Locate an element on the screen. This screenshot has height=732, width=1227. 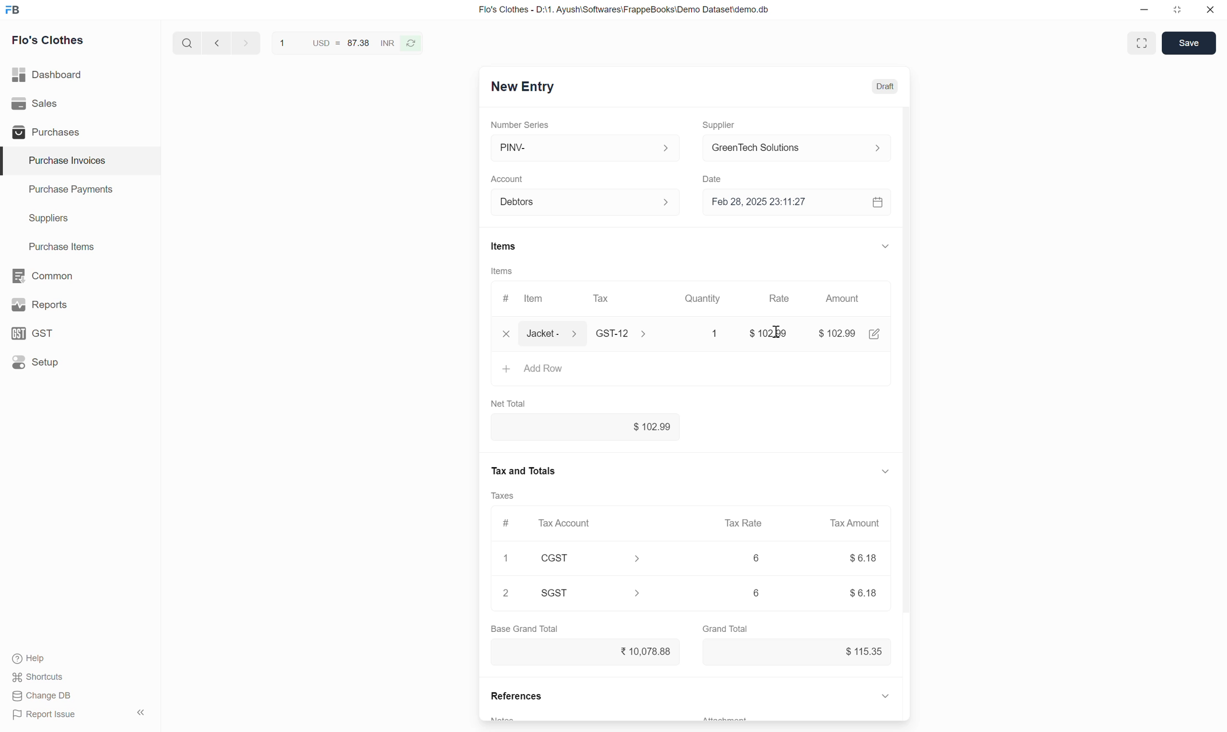
2 is located at coordinates (505, 592).